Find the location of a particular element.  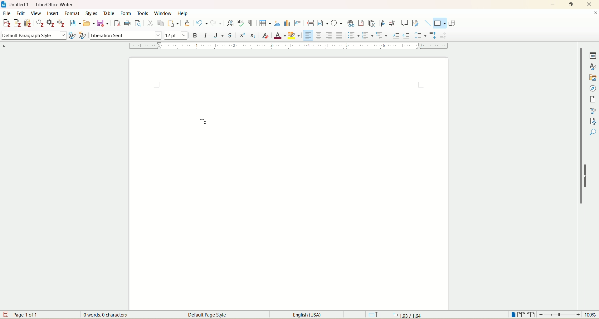

insert cross references is located at coordinates (392, 23).